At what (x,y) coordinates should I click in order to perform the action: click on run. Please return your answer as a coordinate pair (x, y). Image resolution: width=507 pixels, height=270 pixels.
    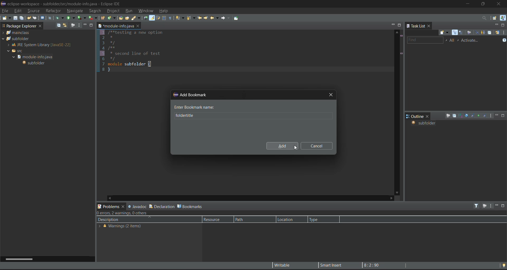
    Looking at the image, I should click on (130, 11).